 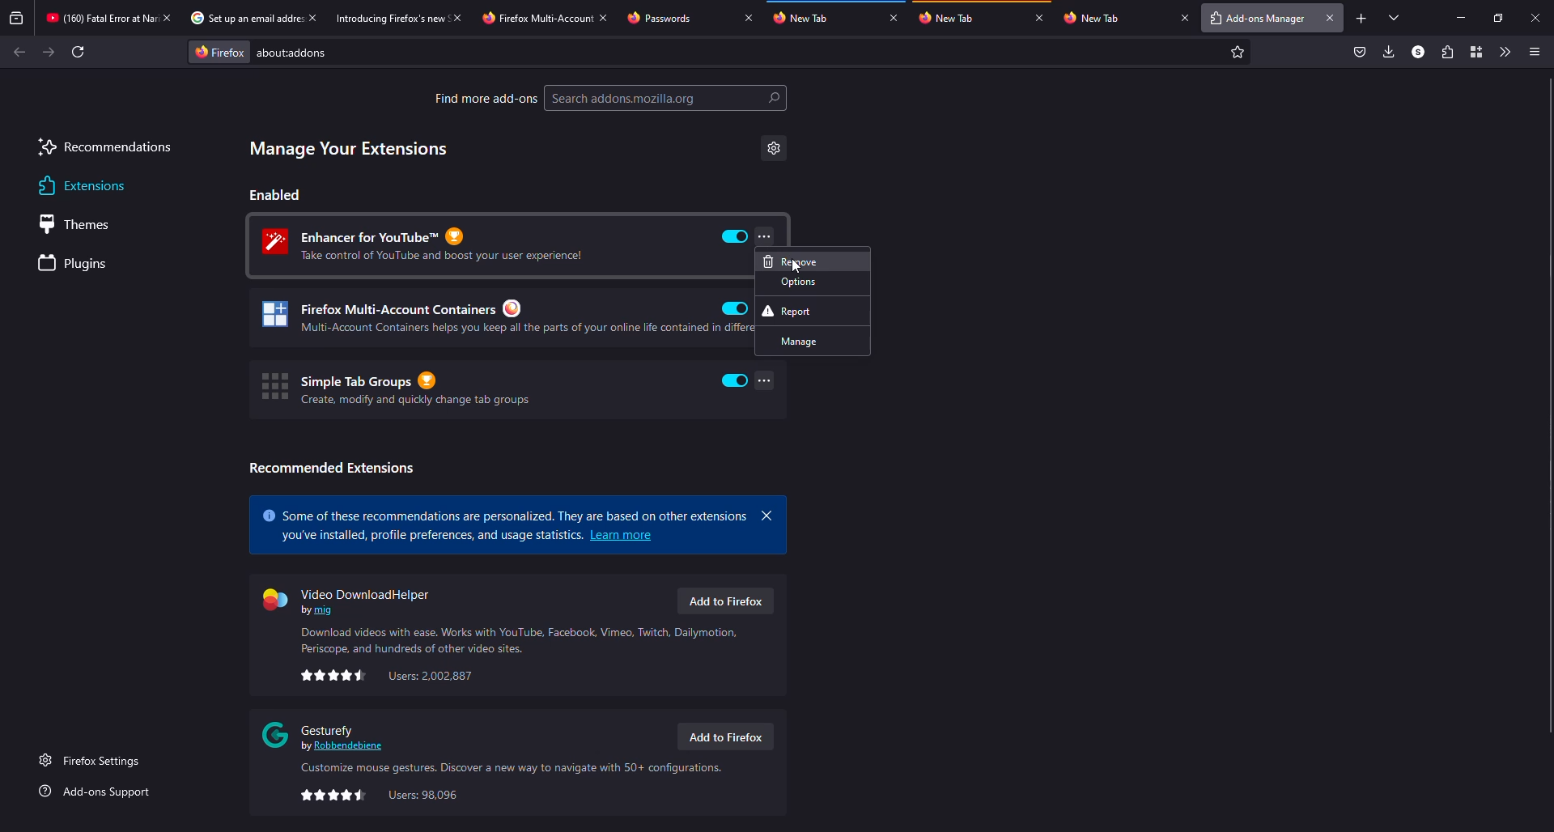 What do you see at coordinates (1185, 17) in the screenshot?
I see `close` at bounding box center [1185, 17].